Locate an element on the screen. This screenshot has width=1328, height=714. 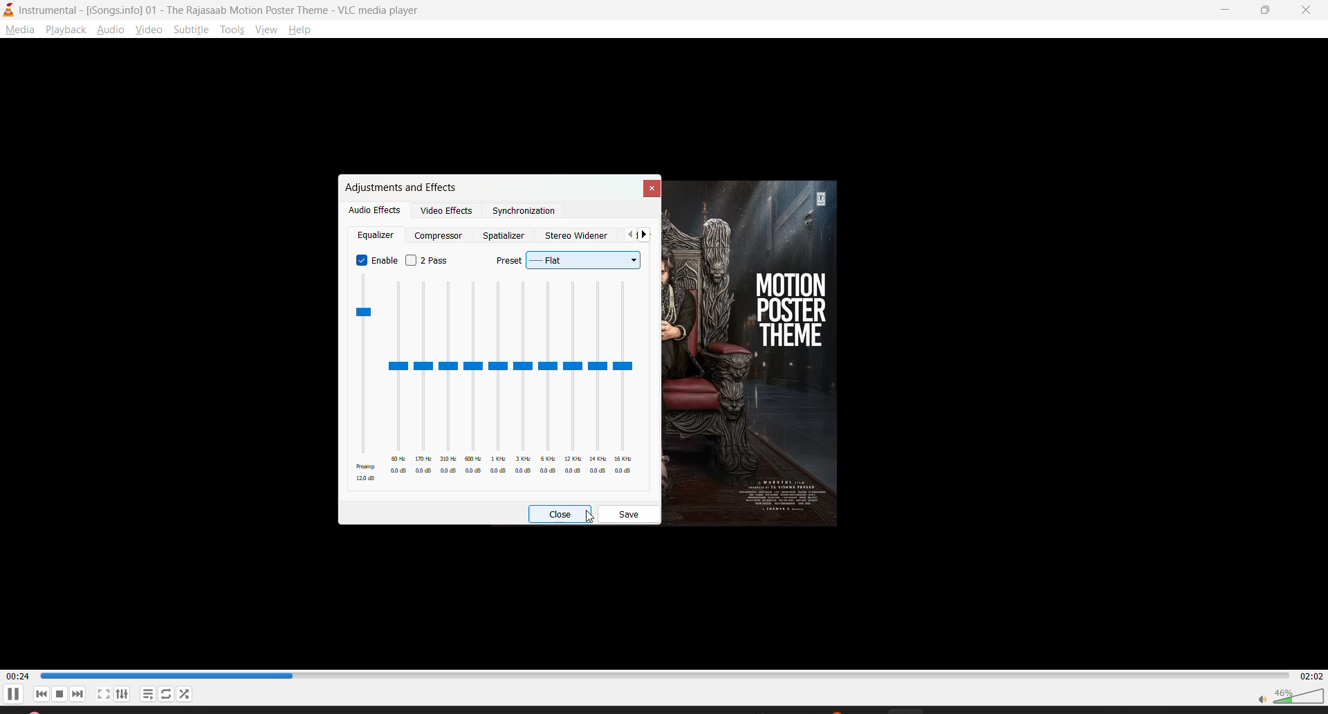
save is located at coordinates (631, 513).